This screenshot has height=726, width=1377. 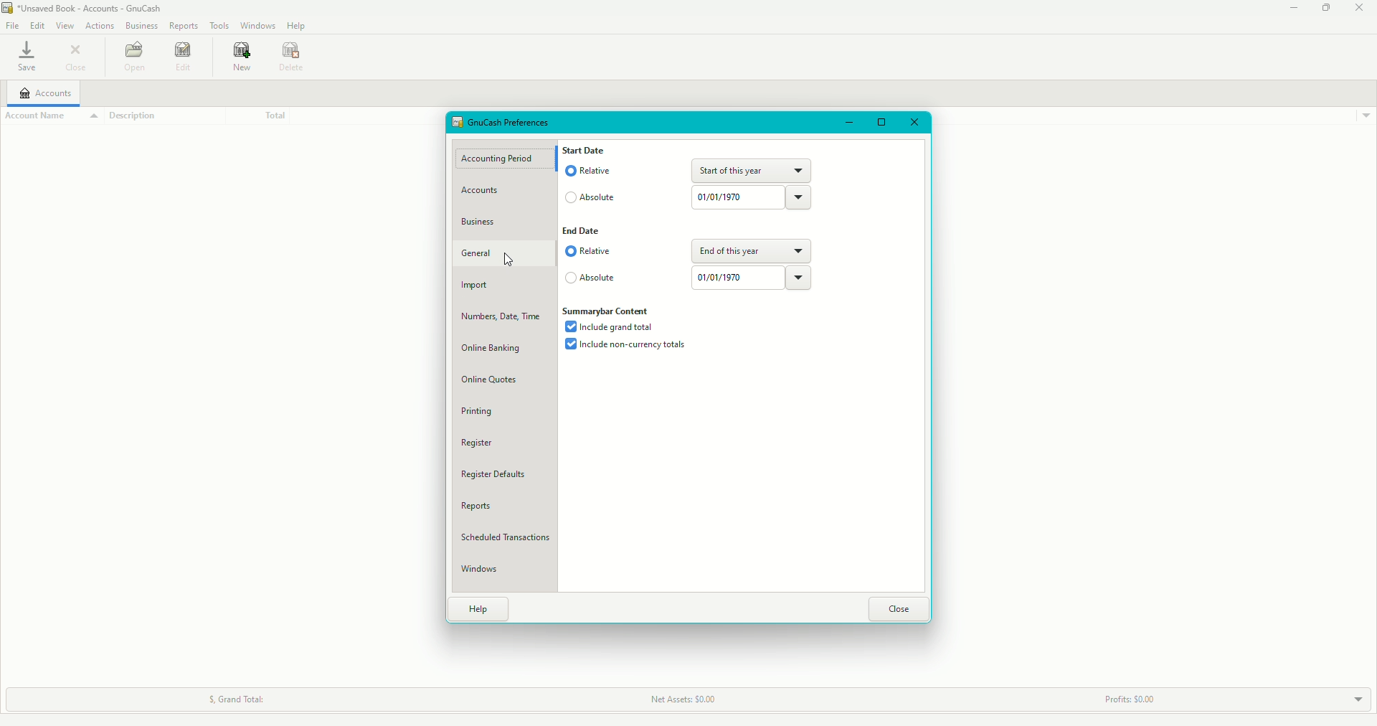 I want to click on Total, so click(x=254, y=115).